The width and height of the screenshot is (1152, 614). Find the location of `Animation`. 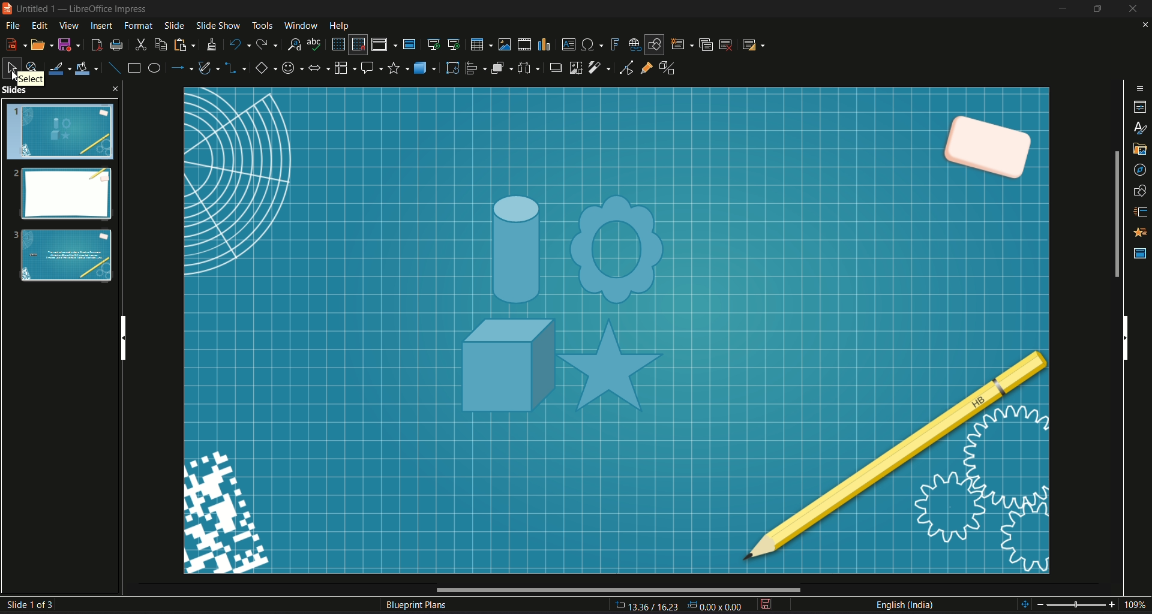

Animation is located at coordinates (1141, 233).